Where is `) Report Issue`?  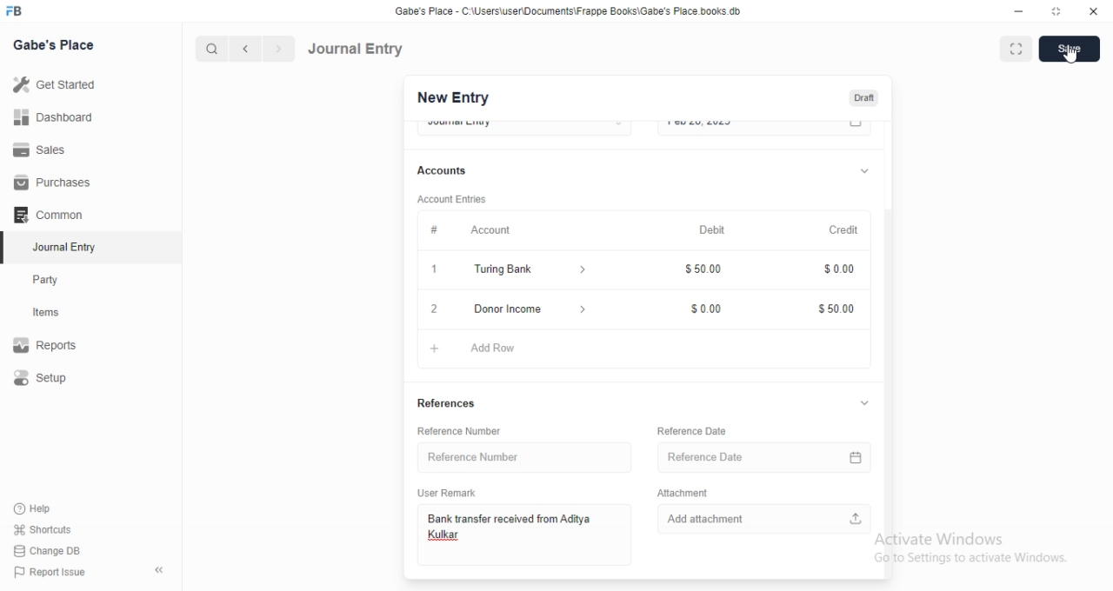 ) Report Issue is located at coordinates (51, 573).